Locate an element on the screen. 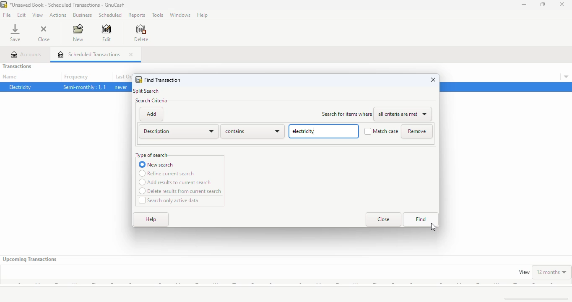 The width and height of the screenshot is (572, 302). find is located at coordinates (421, 219).